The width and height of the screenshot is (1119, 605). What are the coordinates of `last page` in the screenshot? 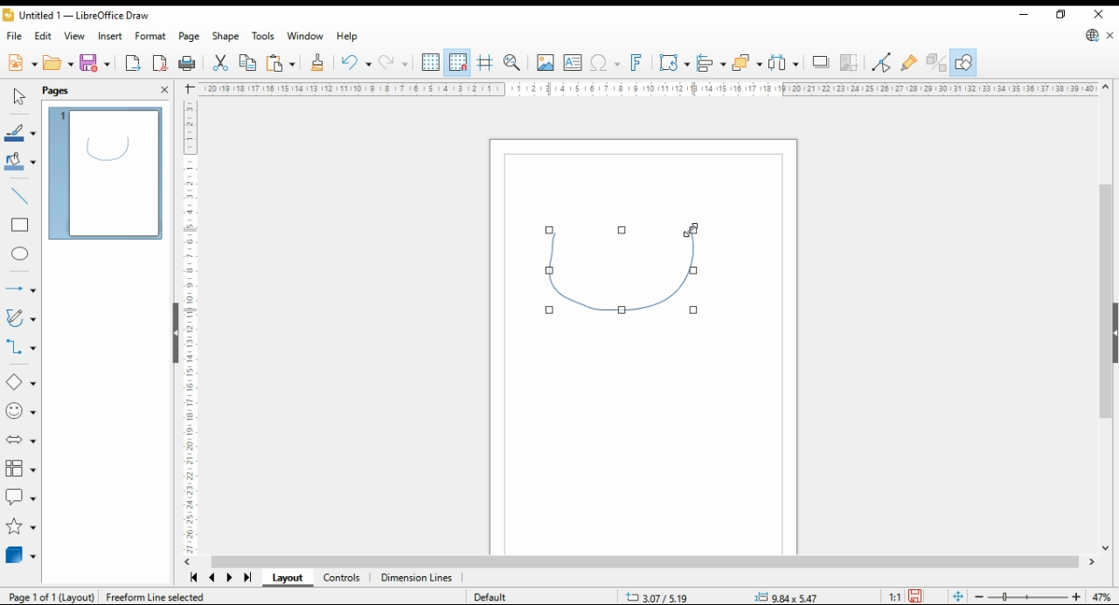 It's located at (247, 579).